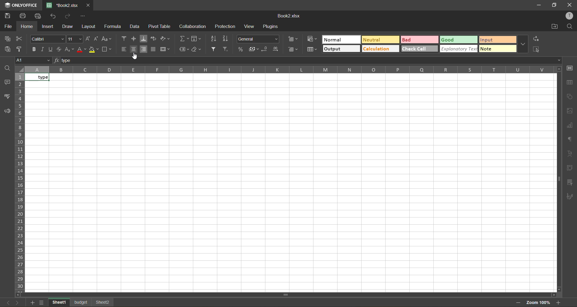  What do you see at coordinates (569, 184) in the screenshot?
I see `slicer` at bounding box center [569, 184].